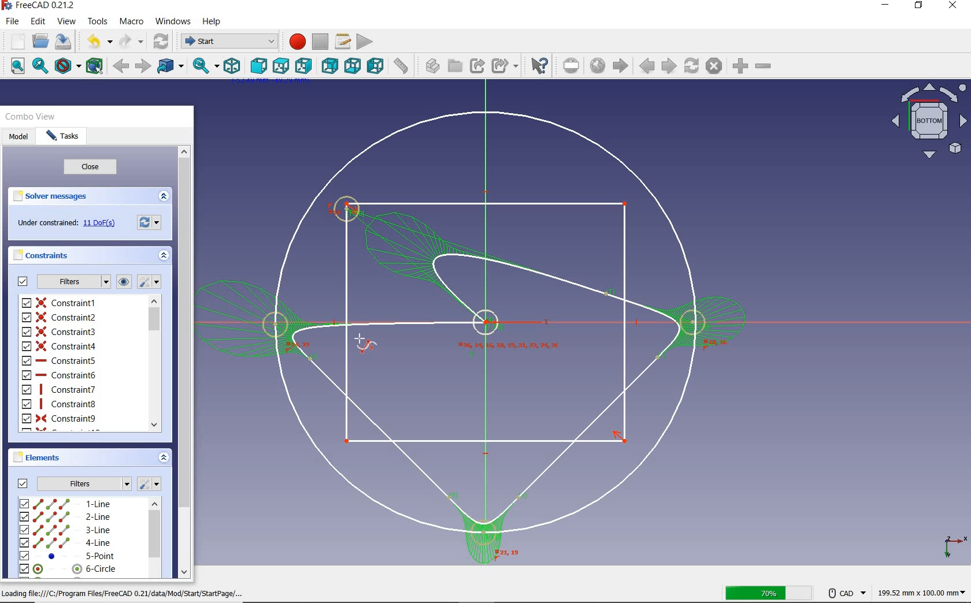  What do you see at coordinates (363, 343) in the screenshot?
I see `CURSOR POSITION AFTER SAVING` at bounding box center [363, 343].